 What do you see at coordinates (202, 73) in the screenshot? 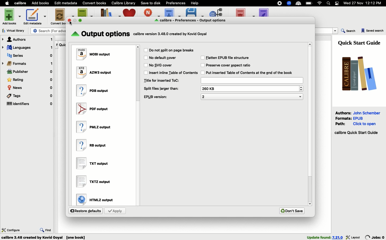
I see `Checkbox` at bounding box center [202, 73].